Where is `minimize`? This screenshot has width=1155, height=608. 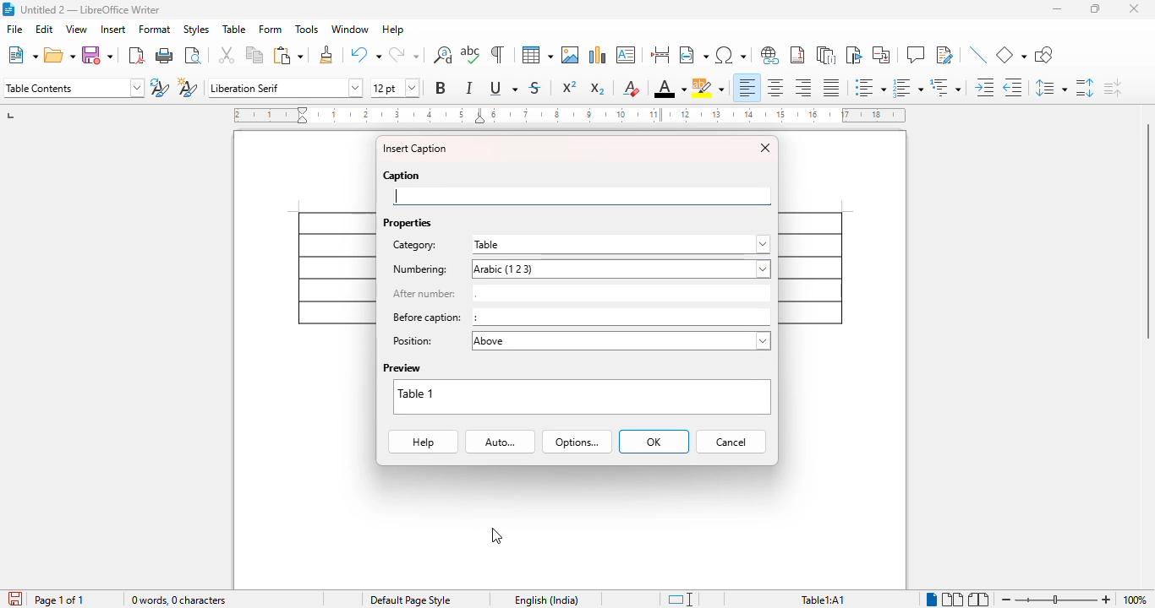
minimize is located at coordinates (1057, 8).